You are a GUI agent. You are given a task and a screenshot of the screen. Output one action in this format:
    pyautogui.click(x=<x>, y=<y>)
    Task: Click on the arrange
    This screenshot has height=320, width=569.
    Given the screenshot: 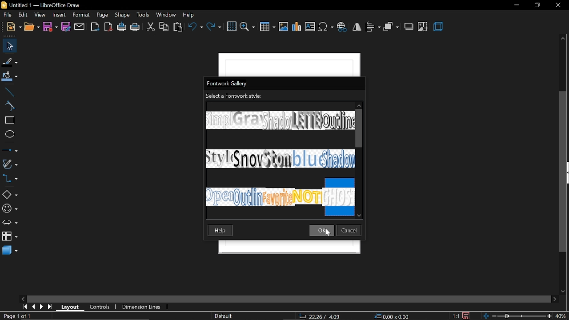 What is the action you would take?
    pyautogui.click(x=391, y=27)
    